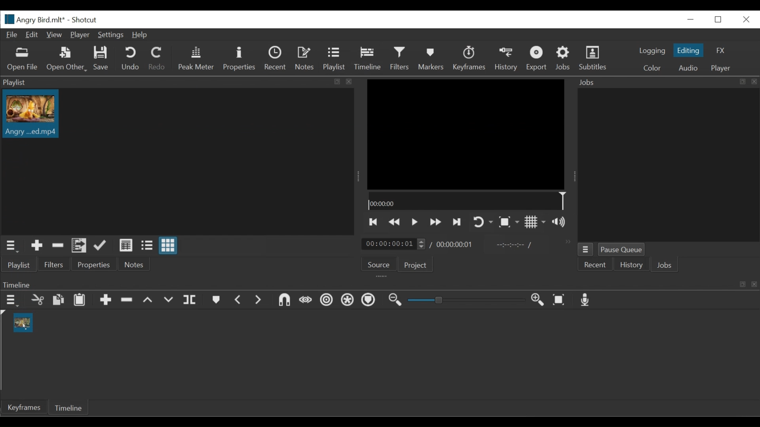  I want to click on Player, so click(723, 69).